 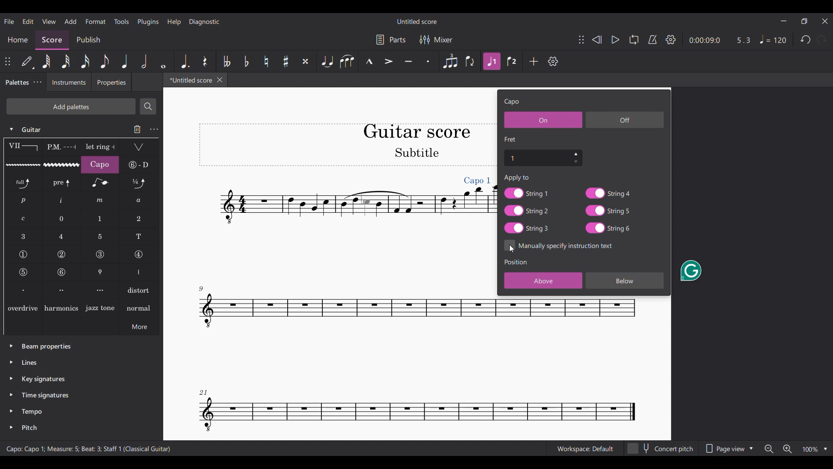 What do you see at coordinates (62, 165) in the screenshot?
I see `Guitar vibrato wide` at bounding box center [62, 165].